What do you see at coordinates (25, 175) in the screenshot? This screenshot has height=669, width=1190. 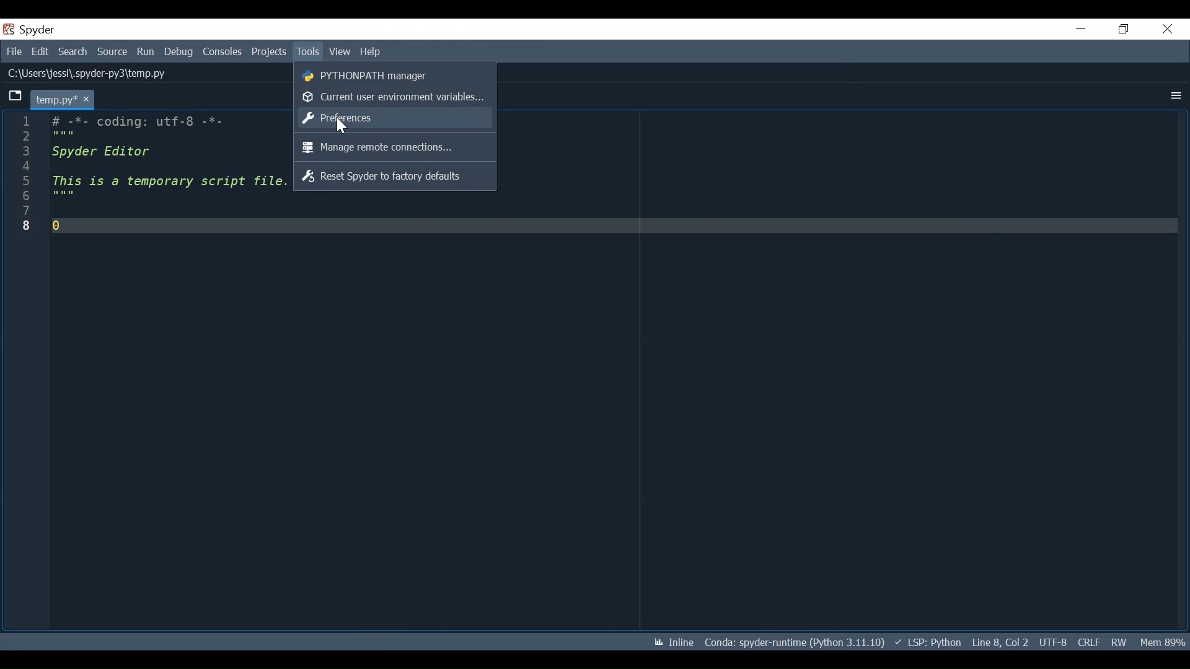 I see `line numbers` at bounding box center [25, 175].